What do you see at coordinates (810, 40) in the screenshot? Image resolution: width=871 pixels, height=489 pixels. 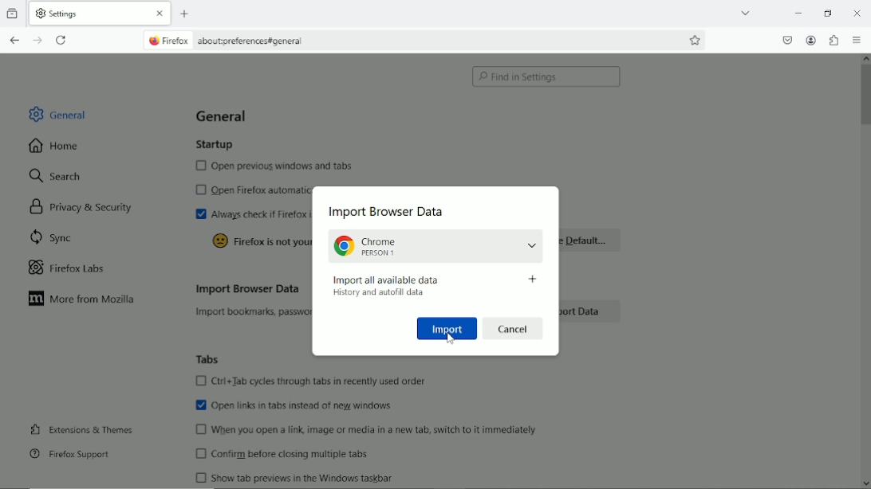 I see `Account` at bounding box center [810, 40].